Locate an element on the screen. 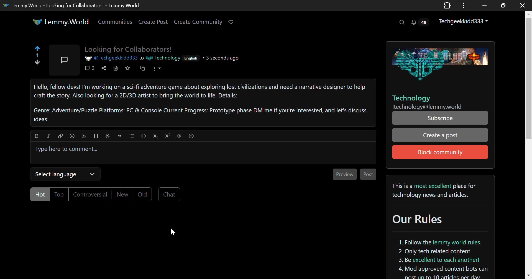  Type here to comment... is located at coordinates (201, 154).